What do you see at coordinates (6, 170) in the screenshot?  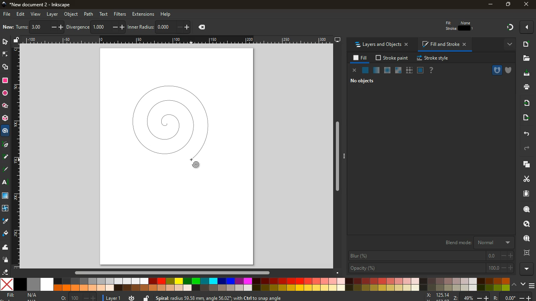 I see `r` at bounding box center [6, 170].